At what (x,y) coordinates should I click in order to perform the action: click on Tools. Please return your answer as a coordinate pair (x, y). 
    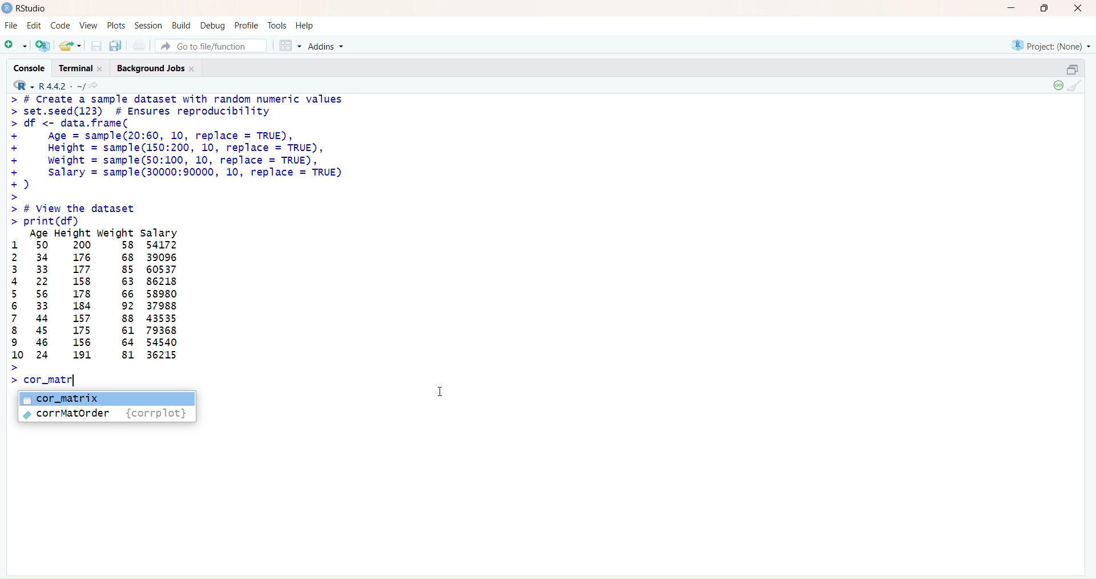
    Looking at the image, I should click on (276, 25).